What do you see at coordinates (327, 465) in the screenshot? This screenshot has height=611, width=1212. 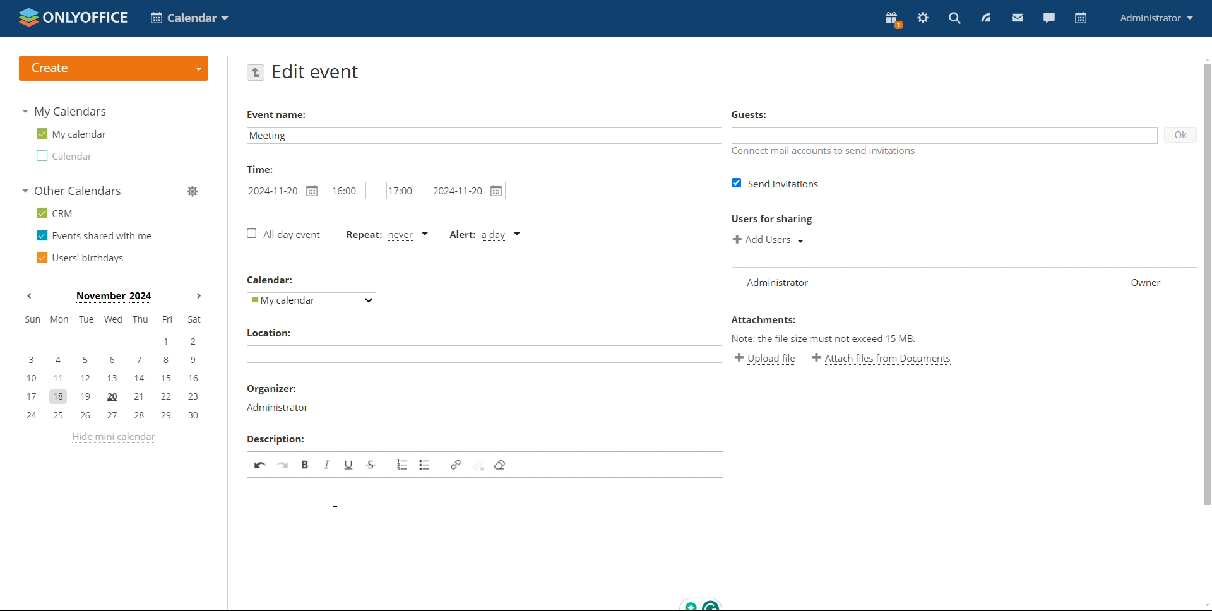 I see `italic` at bounding box center [327, 465].